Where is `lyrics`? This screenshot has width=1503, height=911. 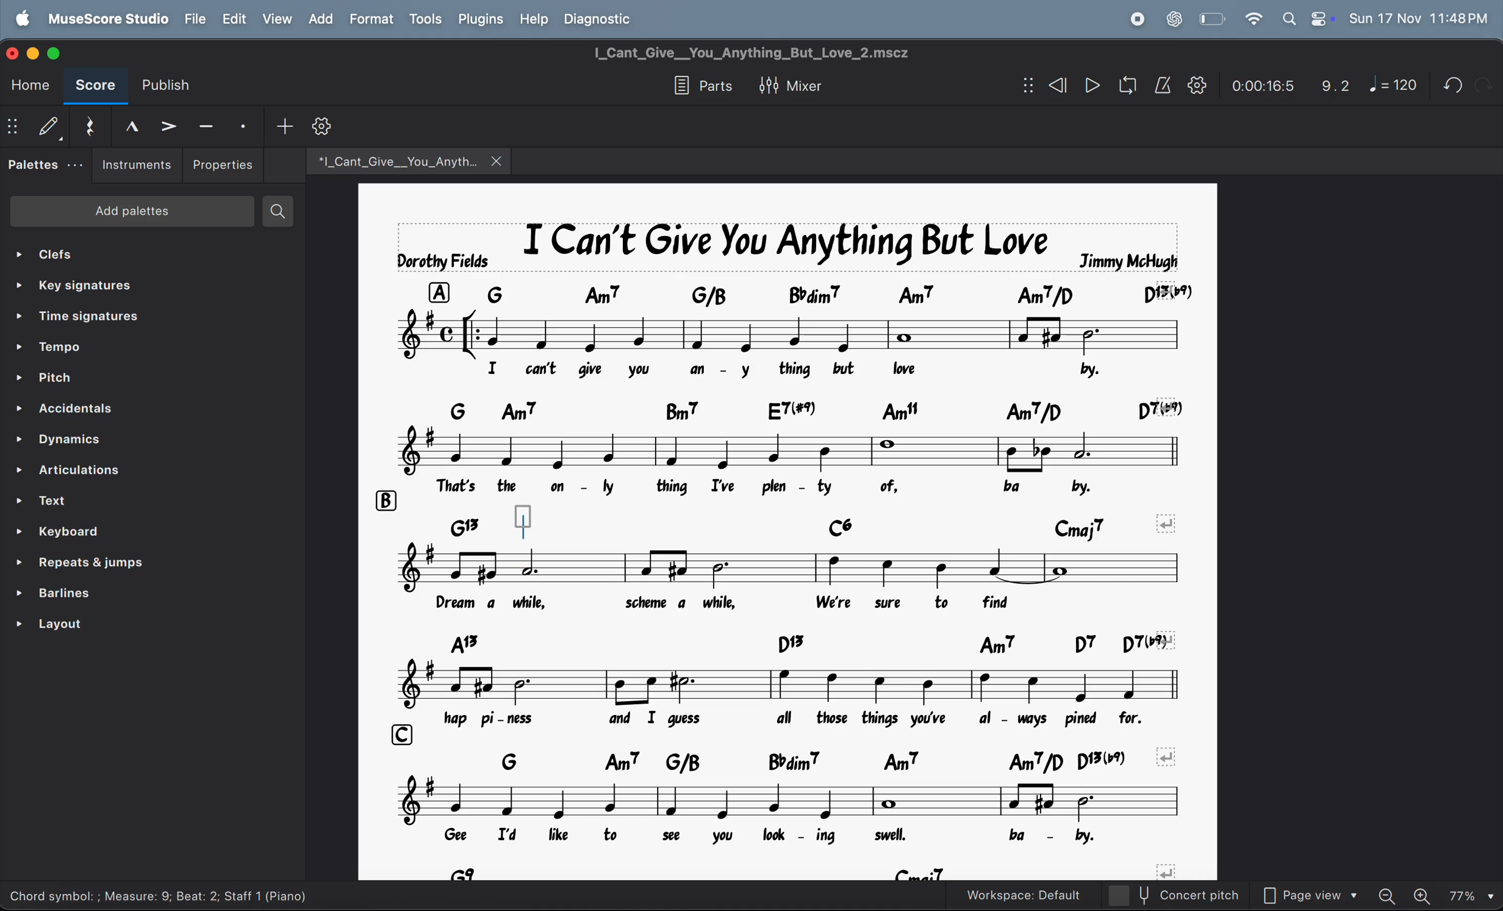 lyrics is located at coordinates (746, 603).